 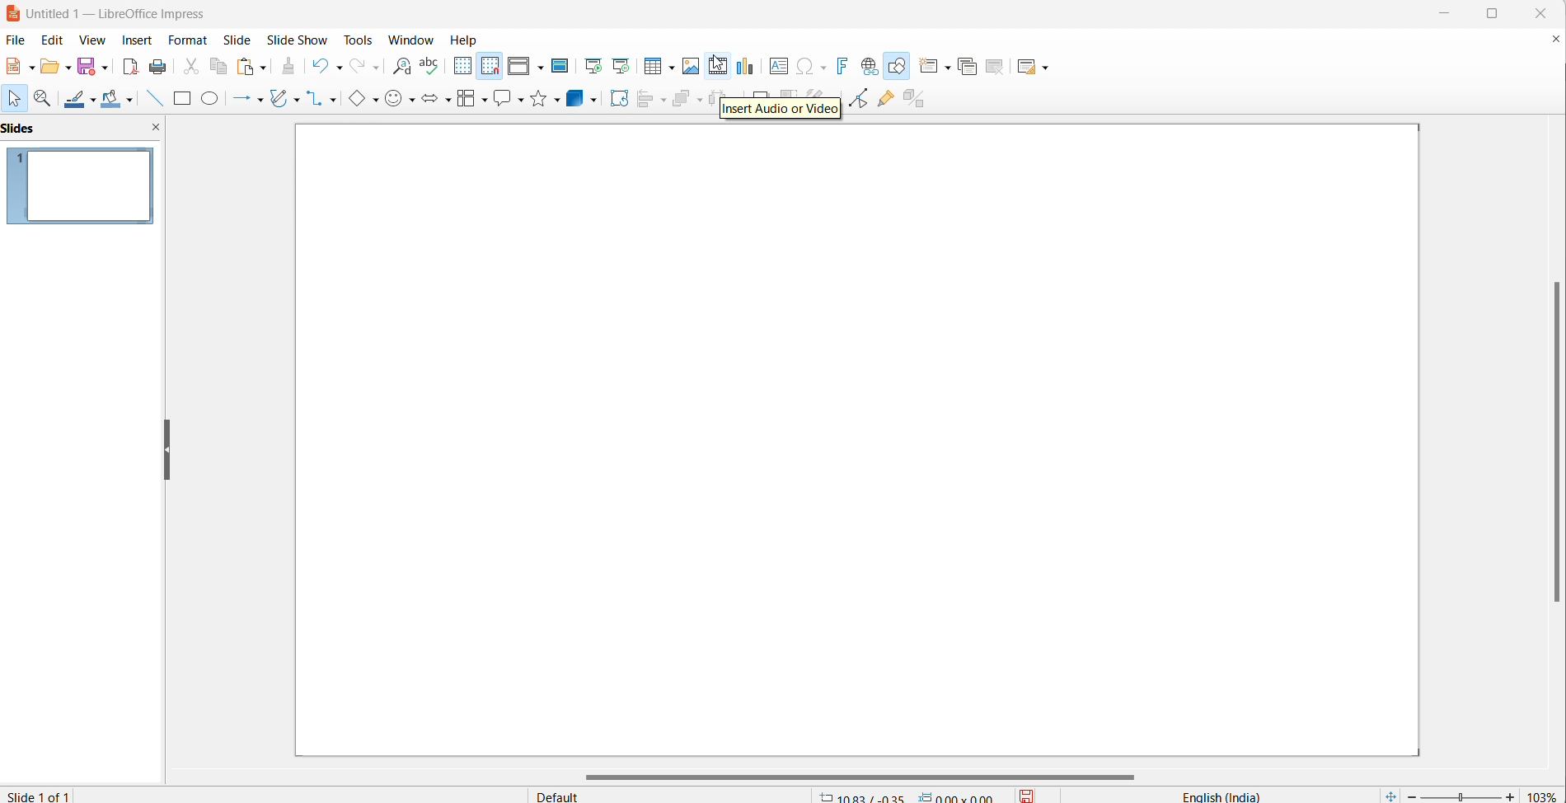 I want to click on view, so click(x=96, y=39).